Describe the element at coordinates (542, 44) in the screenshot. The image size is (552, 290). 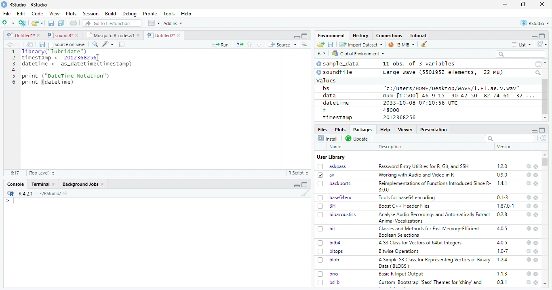
I see `Refresh` at that location.